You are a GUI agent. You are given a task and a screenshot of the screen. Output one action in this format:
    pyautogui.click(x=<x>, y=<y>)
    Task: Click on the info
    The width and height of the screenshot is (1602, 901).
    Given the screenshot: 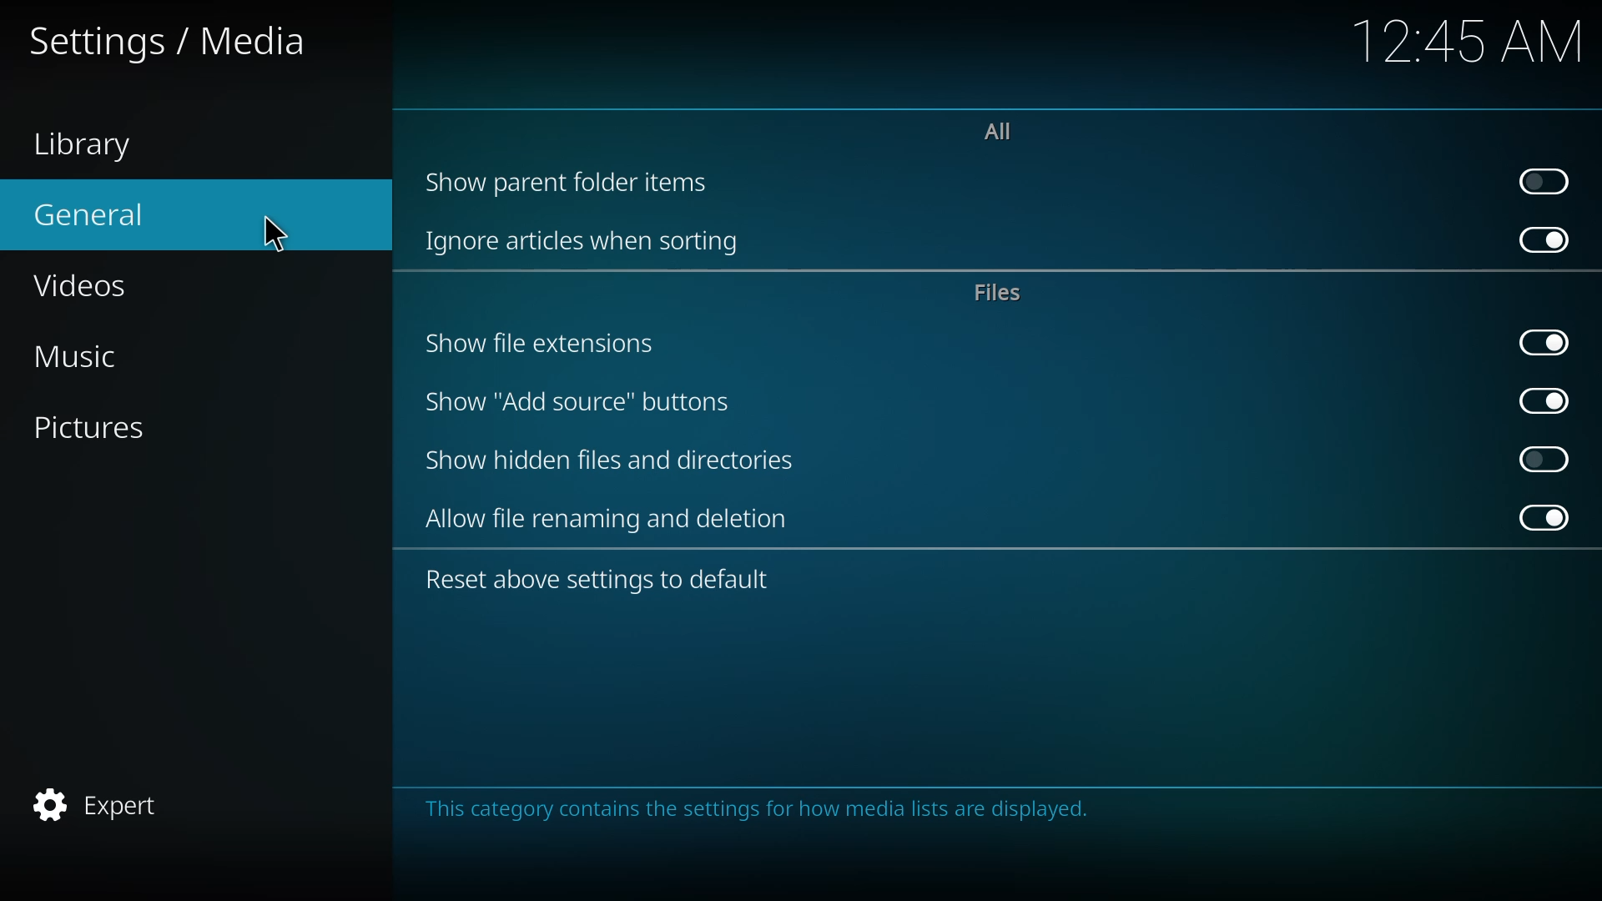 What is the action you would take?
    pyautogui.click(x=766, y=813)
    